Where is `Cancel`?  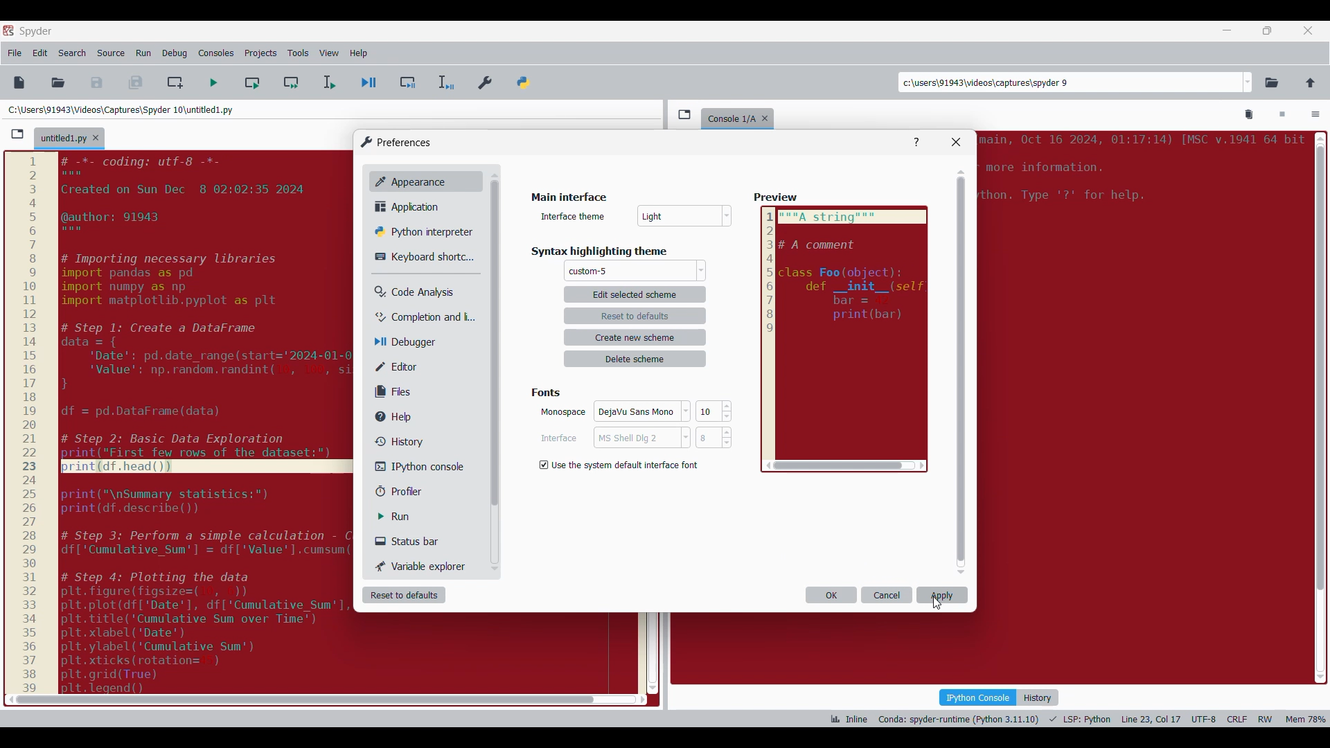
Cancel is located at coordinates (887, 595).